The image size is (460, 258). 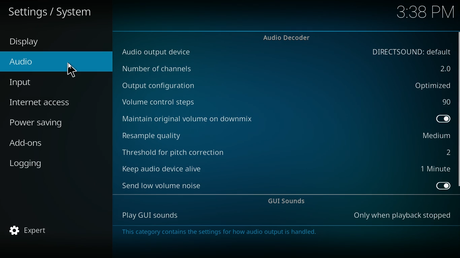 I want to click on expert, so click(x=38, y=231).